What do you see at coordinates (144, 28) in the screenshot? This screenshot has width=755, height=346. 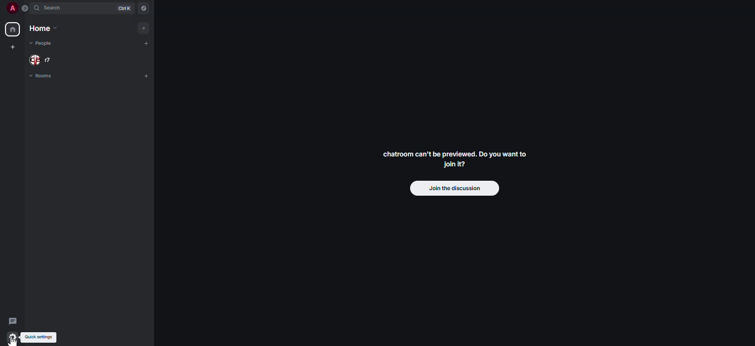 I see `add` at bounding box center [144, 28].